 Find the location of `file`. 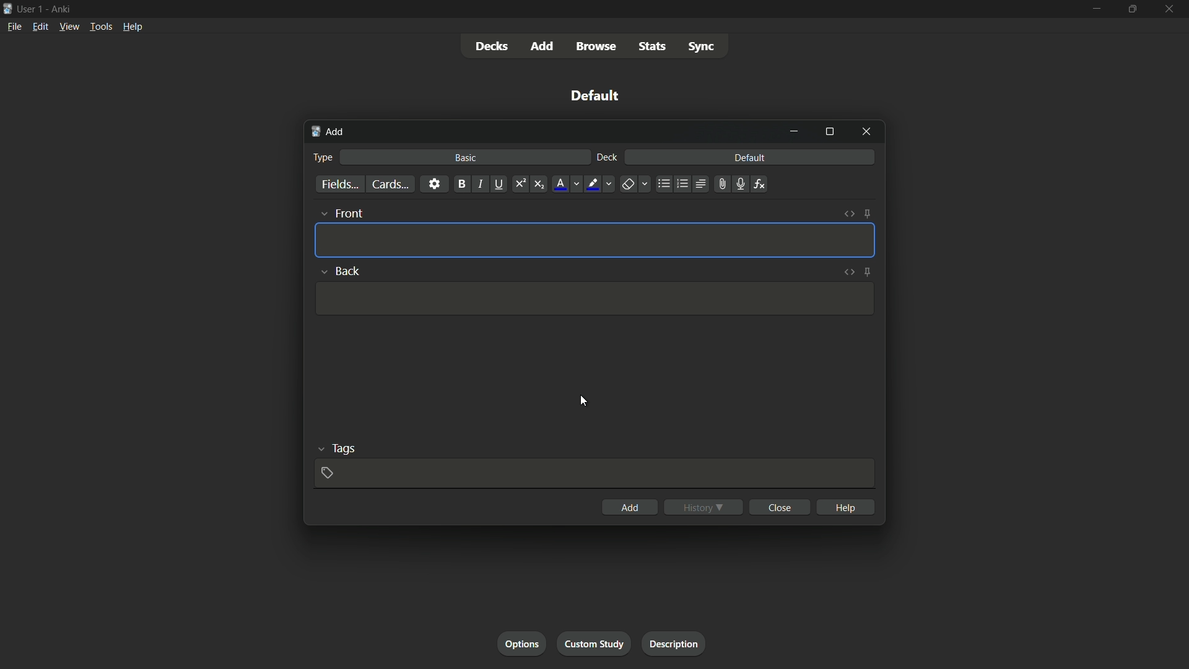

file is located at coordinates (12, 26).